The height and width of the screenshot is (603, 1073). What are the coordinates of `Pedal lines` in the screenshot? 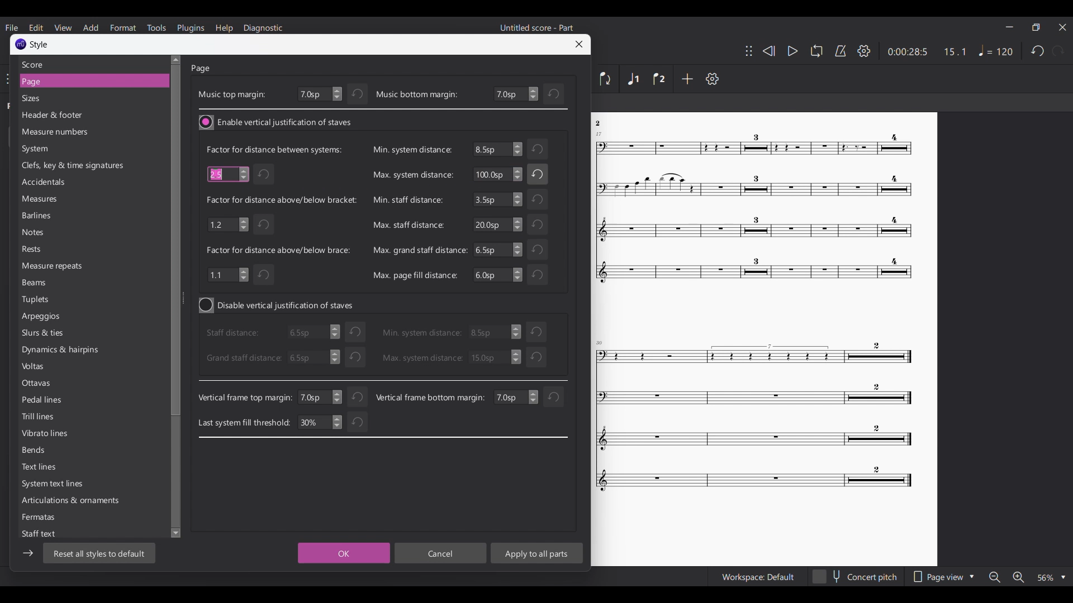 It's located at (59, 400).